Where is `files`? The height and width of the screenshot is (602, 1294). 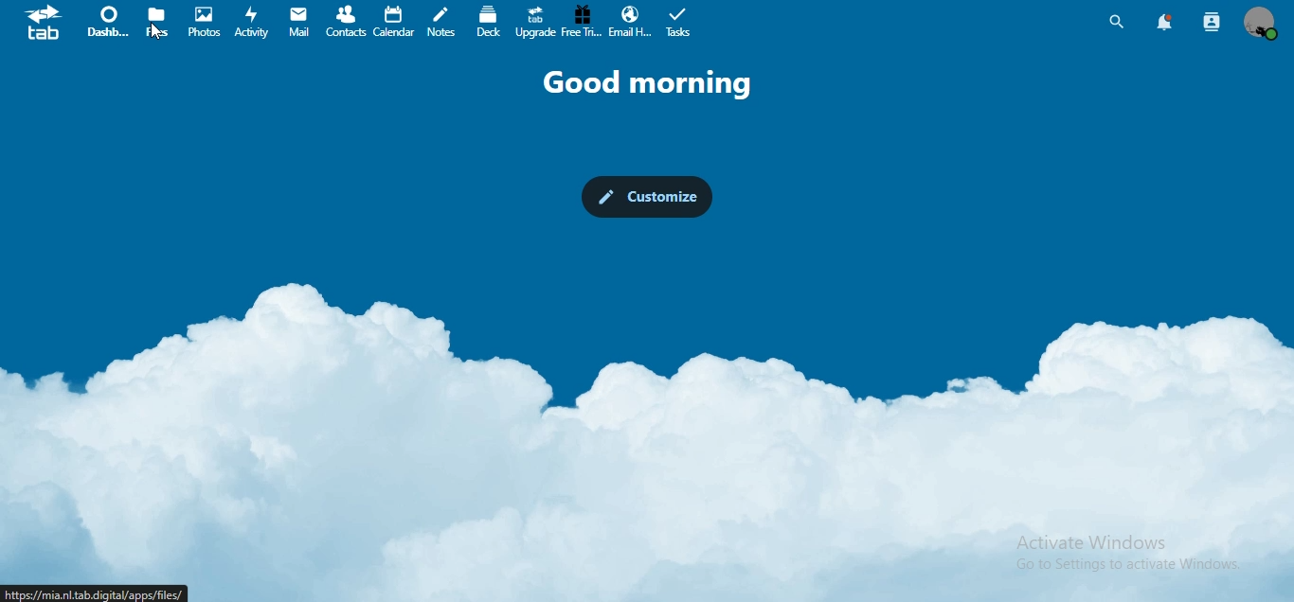
files is located at coordinates (159, 21).